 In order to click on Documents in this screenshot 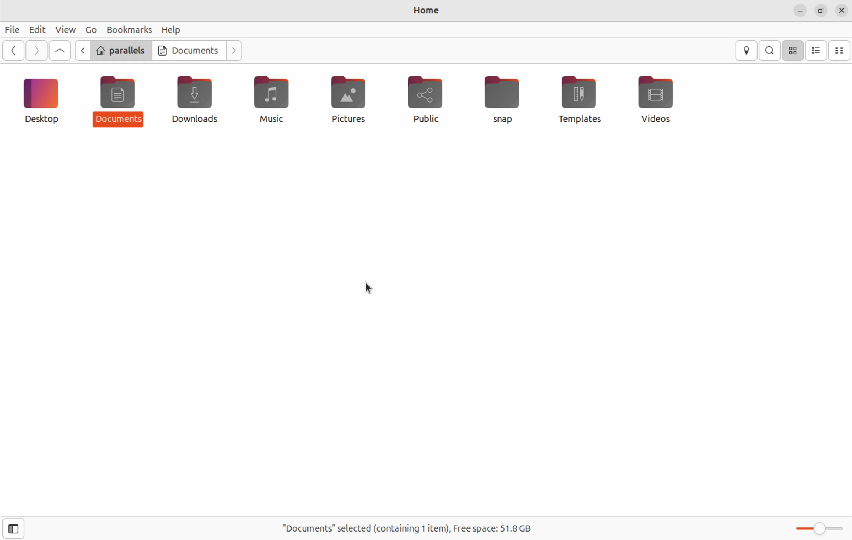, I will do `click(189, 50)`.